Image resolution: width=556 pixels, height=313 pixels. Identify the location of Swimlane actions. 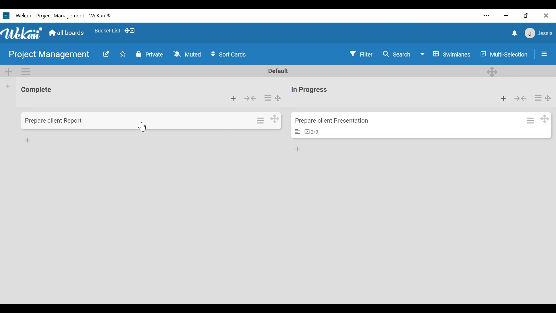
(25, 72).